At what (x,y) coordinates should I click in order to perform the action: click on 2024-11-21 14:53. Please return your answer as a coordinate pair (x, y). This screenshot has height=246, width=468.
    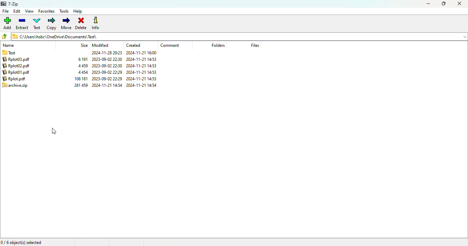
    Looking at the image, I should click on (145, 66).